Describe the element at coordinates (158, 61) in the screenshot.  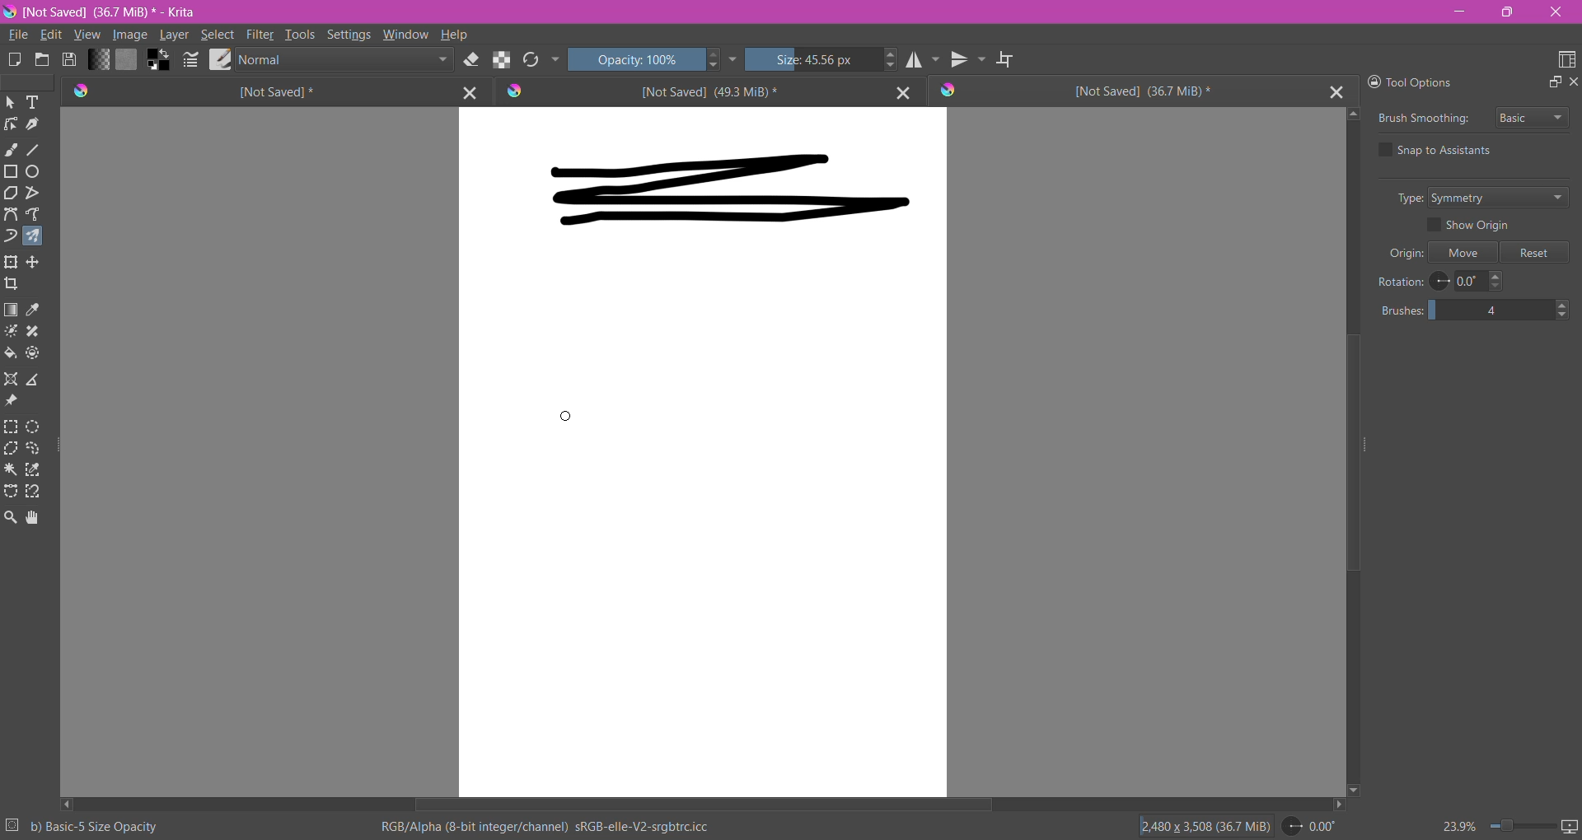
I see `Background Color Selector` at that location.